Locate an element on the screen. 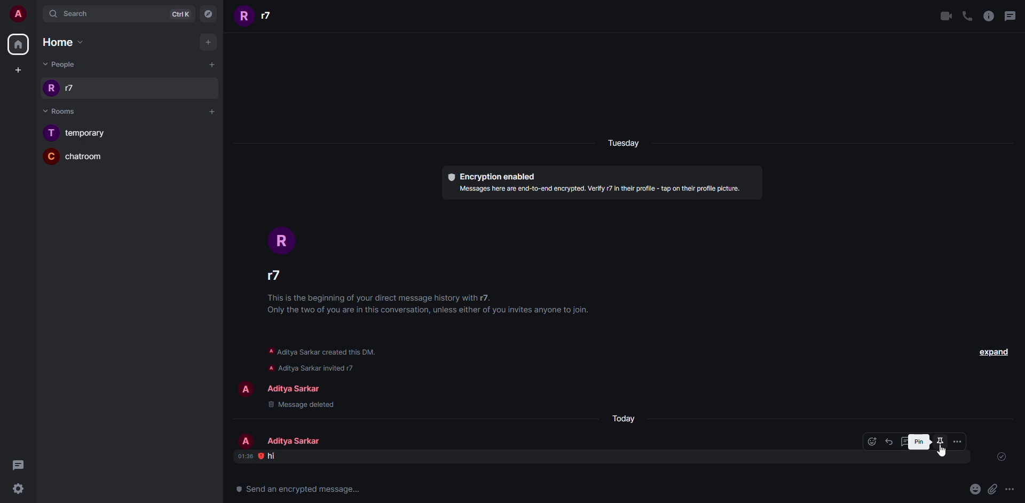 The width and height of the screenshot is (1025, 503). voice call is located at coordinates (968, 15).